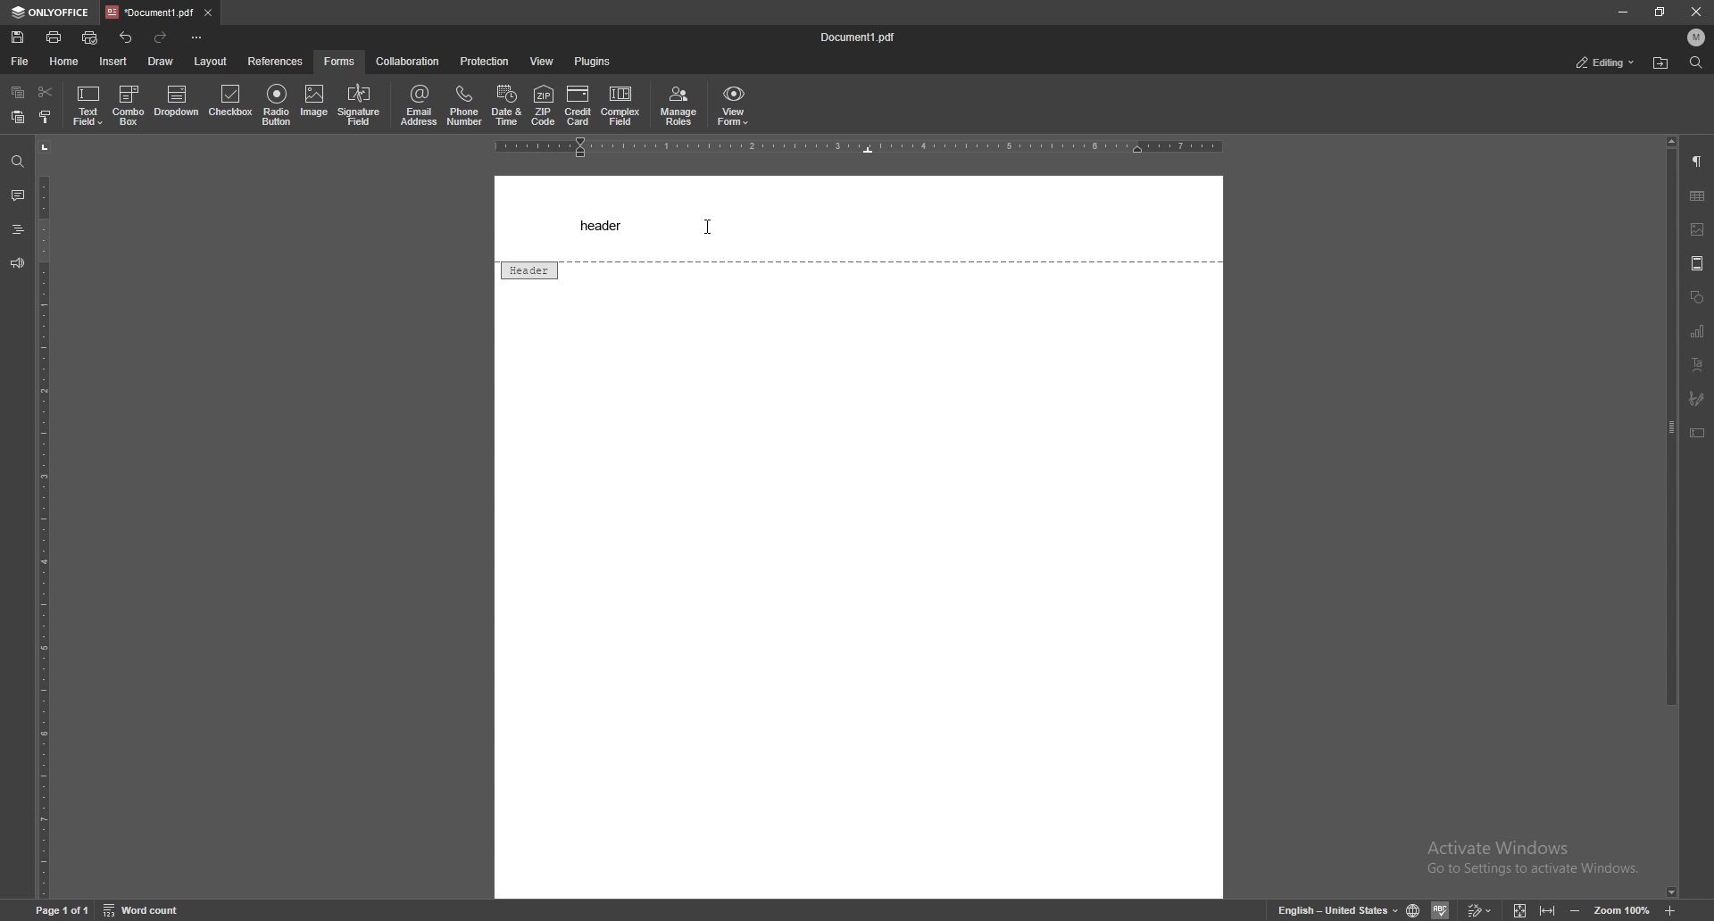 This screenshot has width=1714, height=921. What do you see at coordinates (62, 909) in the screenshot?
I see `page` at bounding box center [62, 909].